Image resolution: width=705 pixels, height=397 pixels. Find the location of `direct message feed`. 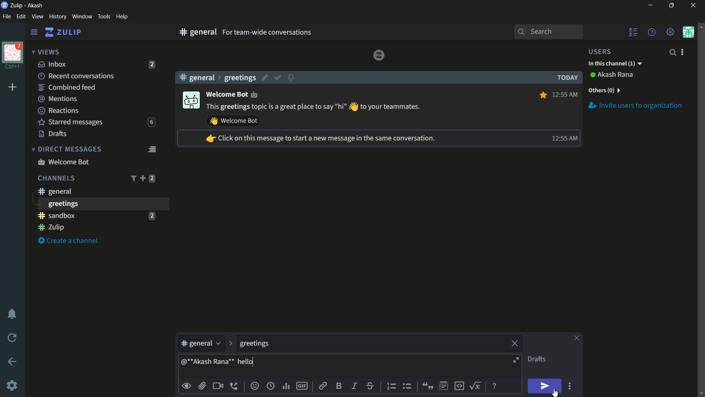

direct message feed is located at coordinates (152, 149).